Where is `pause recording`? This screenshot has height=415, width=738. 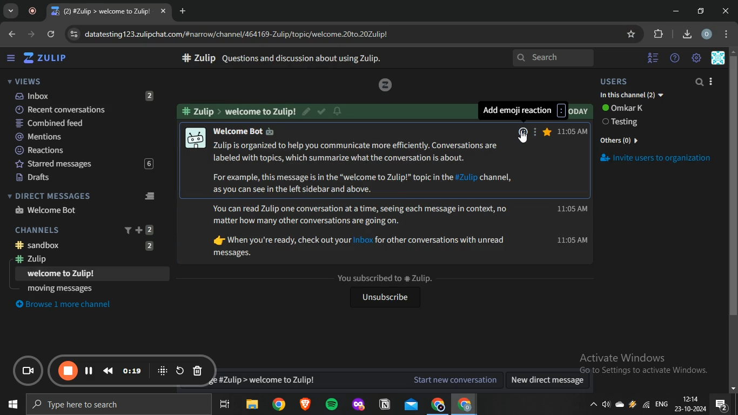 pause recording is located at coordinates (69, 371).